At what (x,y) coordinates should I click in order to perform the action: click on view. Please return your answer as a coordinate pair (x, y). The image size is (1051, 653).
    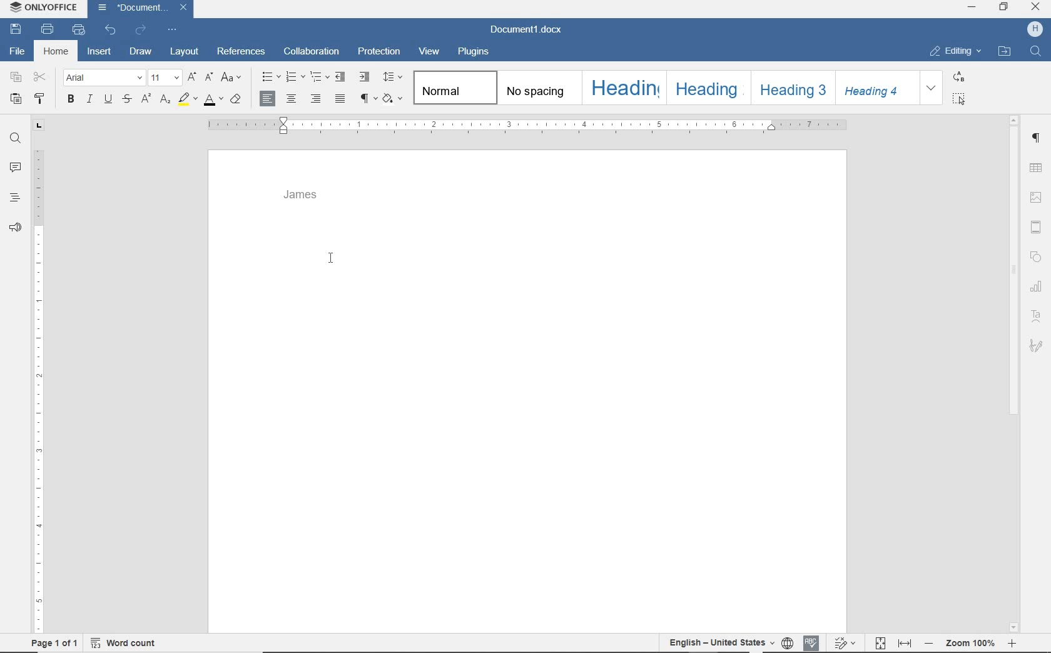
    Looking at the image, I should click on (430, 51).